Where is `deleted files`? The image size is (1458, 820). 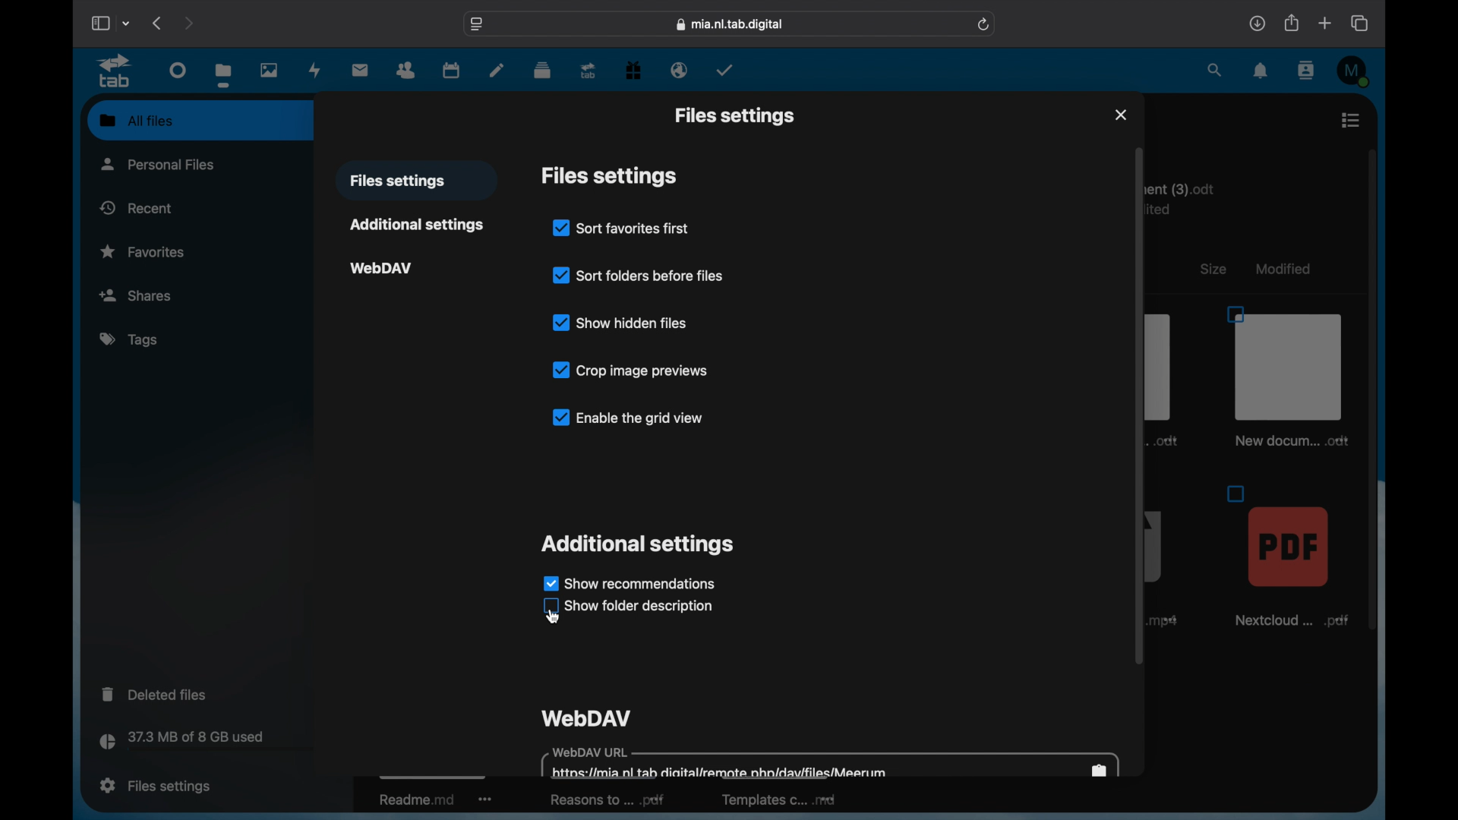 deleted files is located at coordinates (153, 693).